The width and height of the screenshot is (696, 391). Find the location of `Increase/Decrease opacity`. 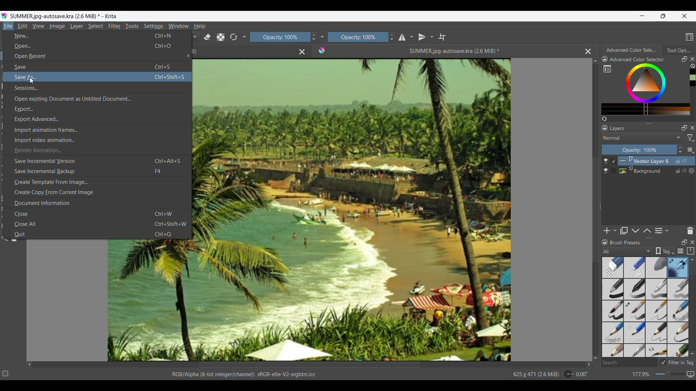

Increase/Decrease opacity is located at coordinates (680, 150).